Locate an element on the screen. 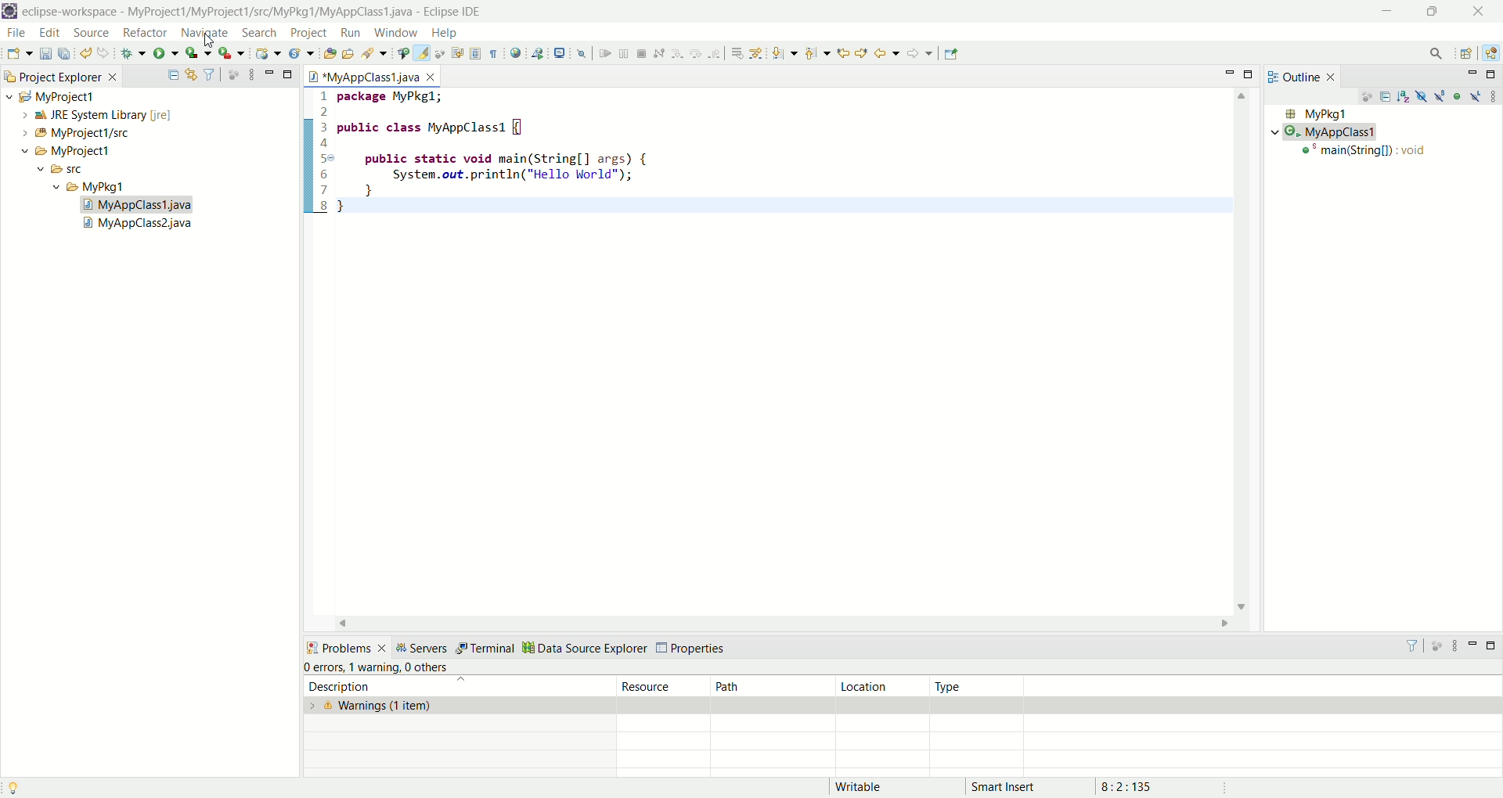  save all is located at coordinates (67, 53).